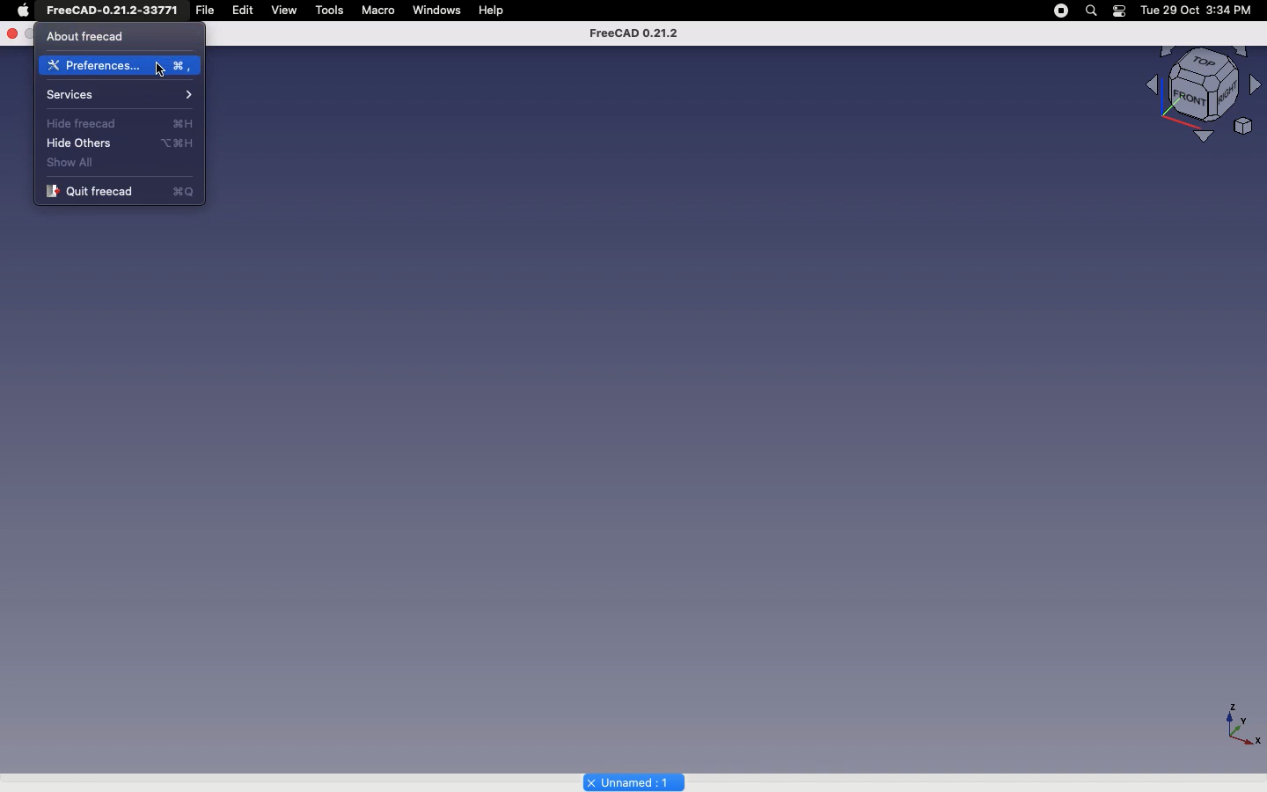 The width and height of the screenshot is (1267, 792). I want to click on tools, so click(328, 10).